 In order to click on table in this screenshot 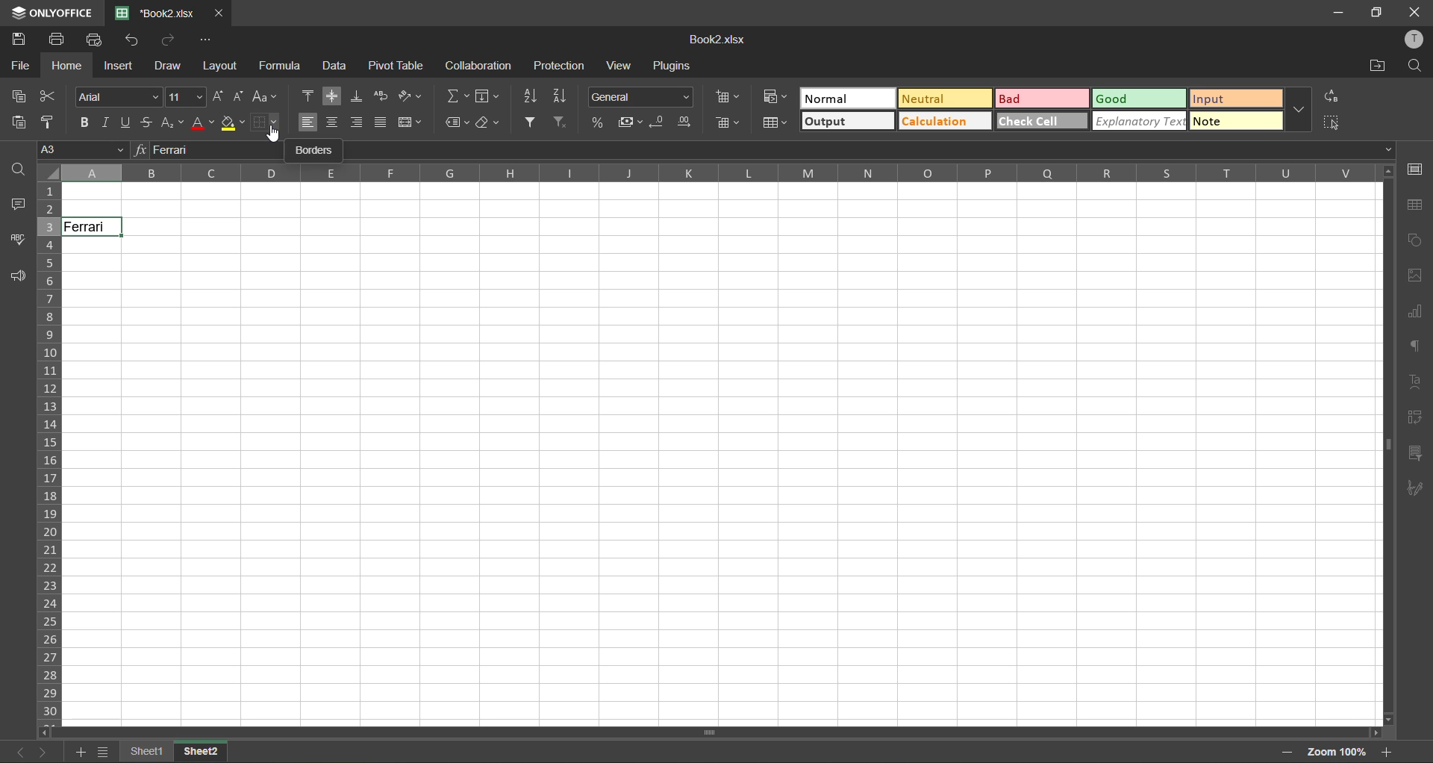, I will do `click(1414, 205)`.